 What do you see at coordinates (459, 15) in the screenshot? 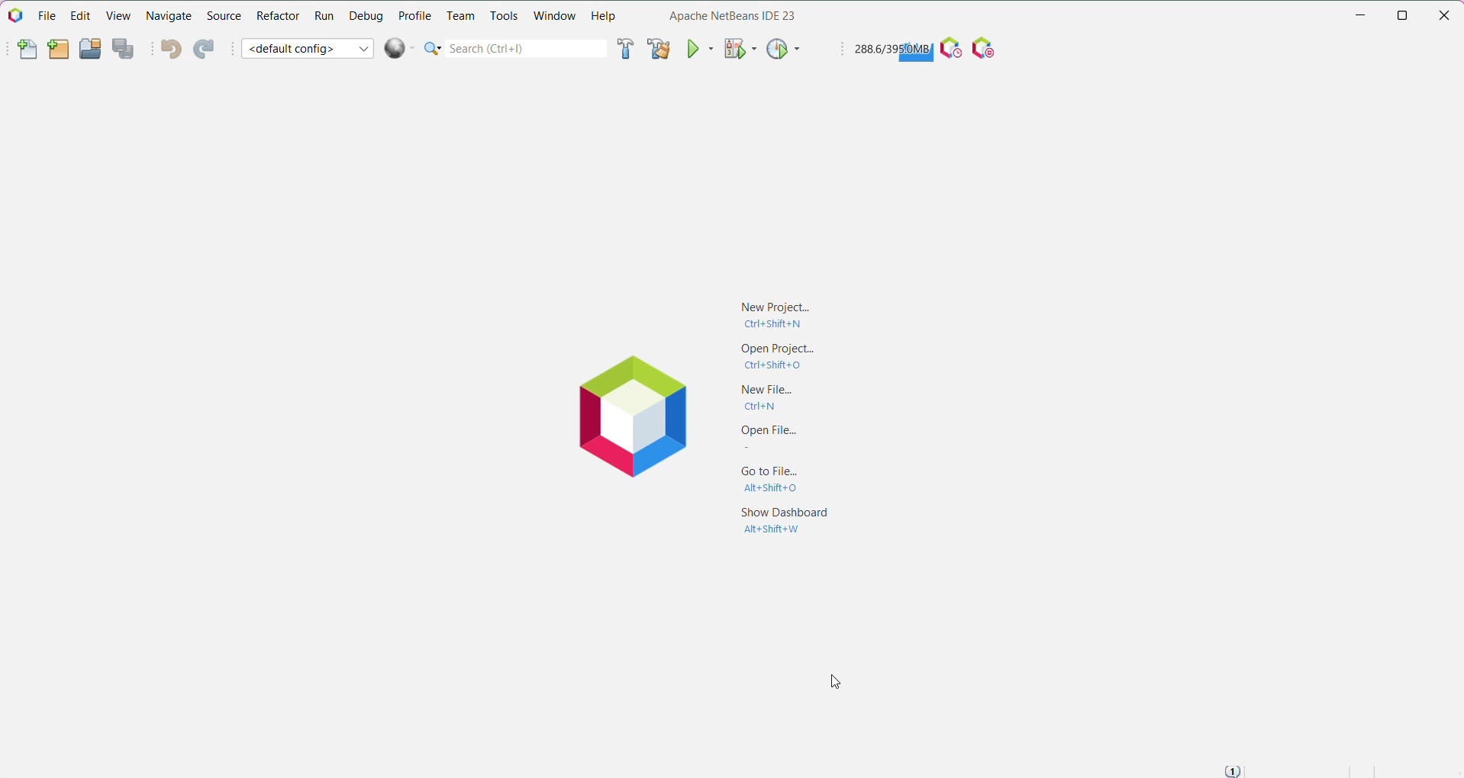
I see `Team` at bounding box center [459, 15].